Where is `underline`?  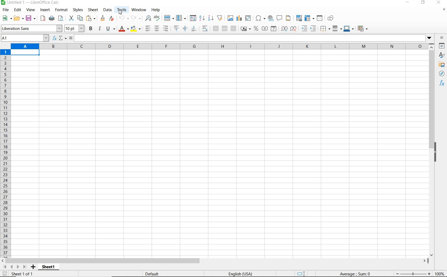
underline is located at coordinates (110, 28).